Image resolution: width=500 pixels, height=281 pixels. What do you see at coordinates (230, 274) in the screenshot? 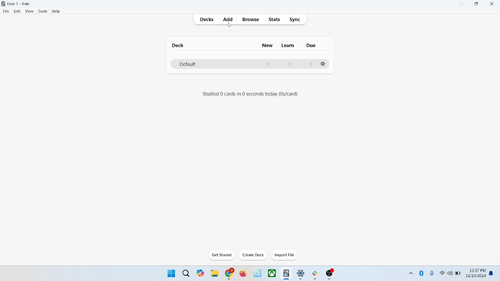
I see `chrome` at bounding box center [230, 274].